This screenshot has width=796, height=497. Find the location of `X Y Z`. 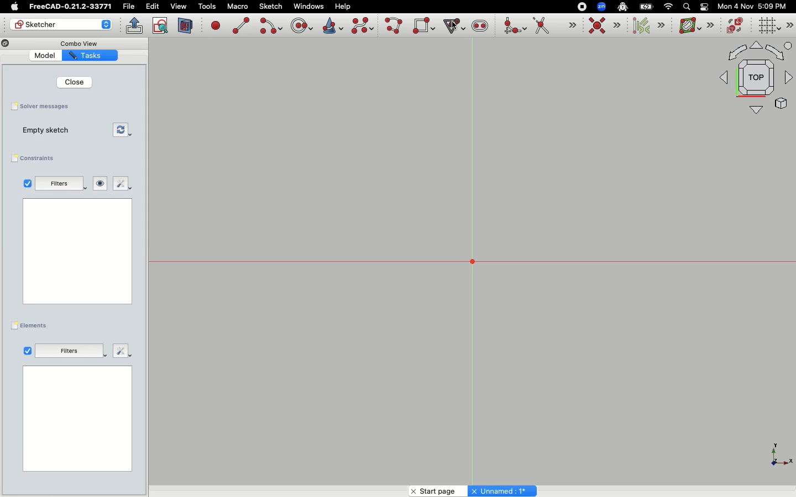

X Y Z is located at coordinates (778, 454).